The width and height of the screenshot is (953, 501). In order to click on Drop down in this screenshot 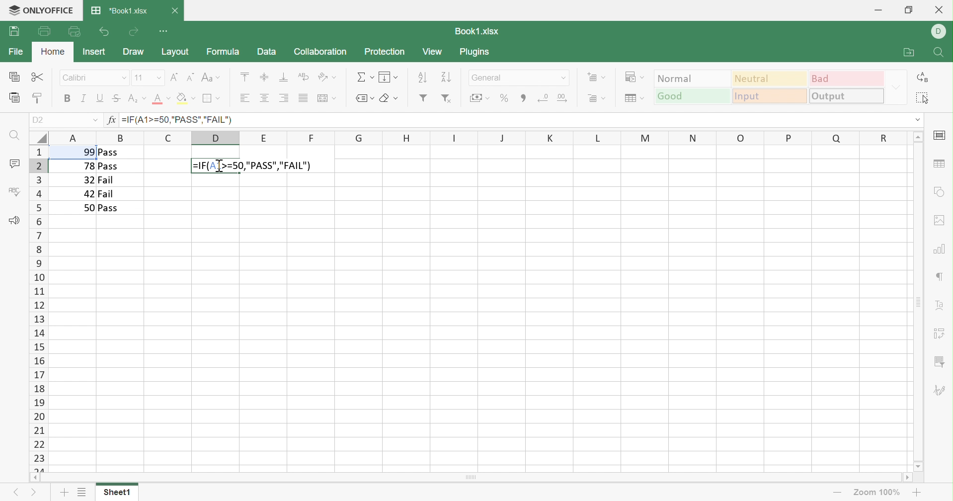, I will do `click(898, 86)`.